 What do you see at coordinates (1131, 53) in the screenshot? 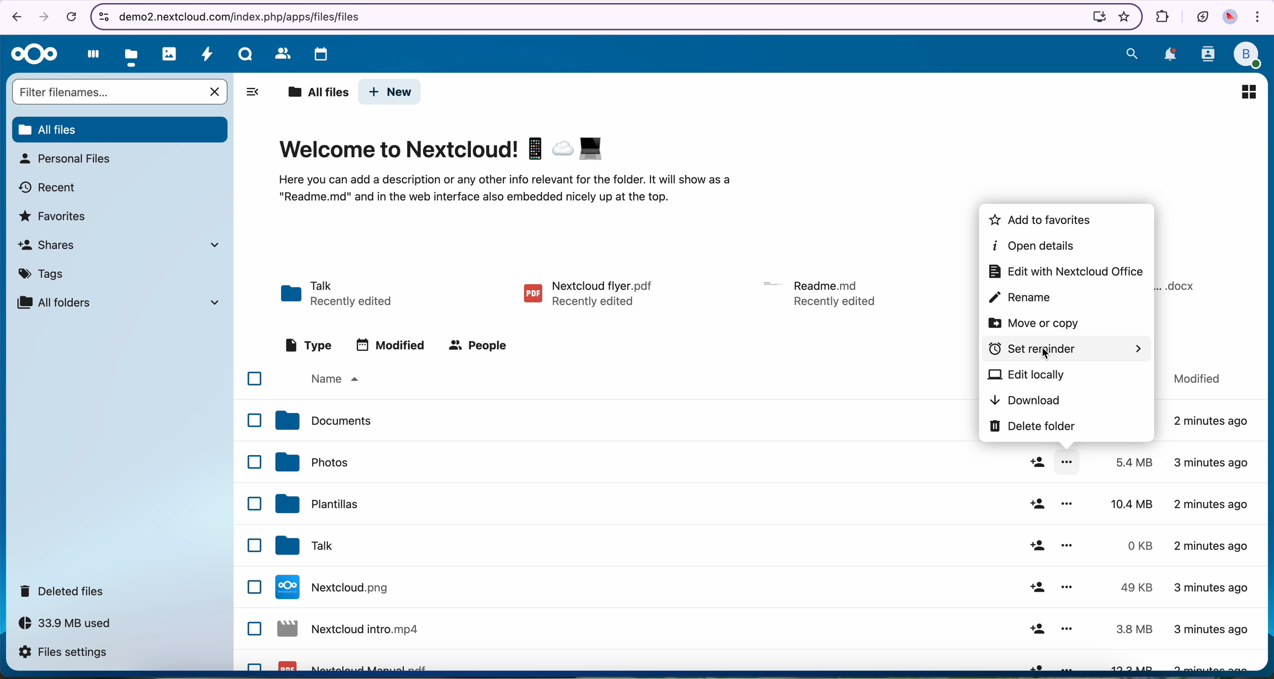
I see `search` at bounding box center [1131, 53].